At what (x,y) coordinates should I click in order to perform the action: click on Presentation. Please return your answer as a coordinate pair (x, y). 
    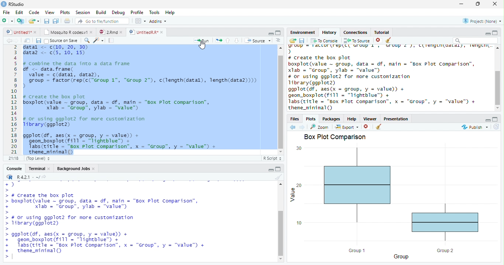
    Looking at the image, I should click on (396, 119).